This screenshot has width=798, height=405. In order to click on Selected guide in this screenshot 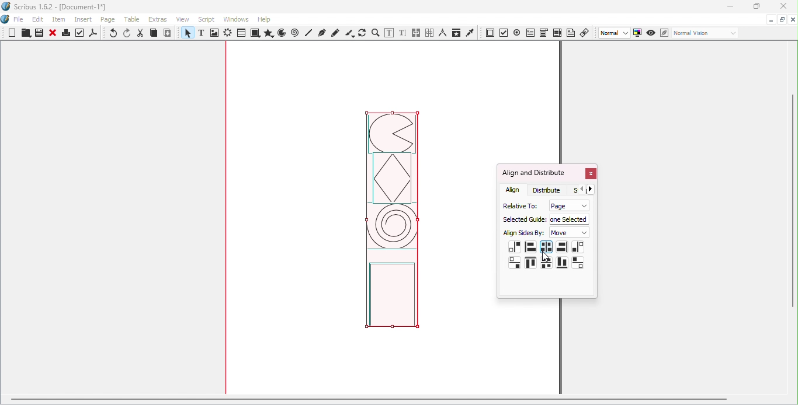, I will do `click(523, 219)`.